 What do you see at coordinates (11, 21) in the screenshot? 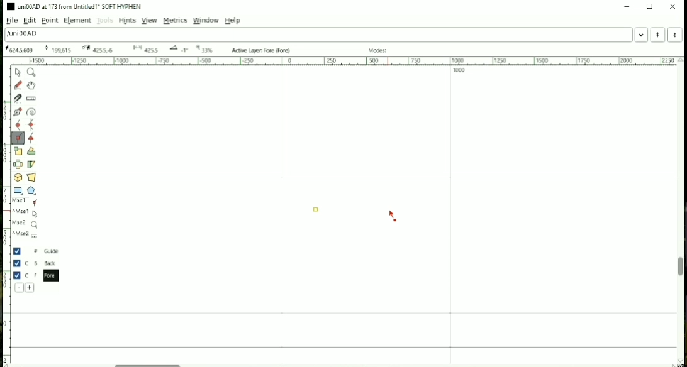
I see `File` at bounding box center [11, 21].